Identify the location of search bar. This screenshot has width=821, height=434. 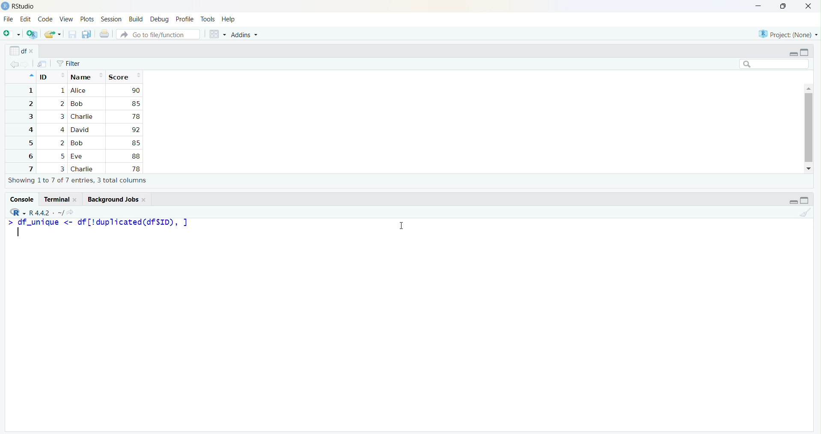
(774, 64).